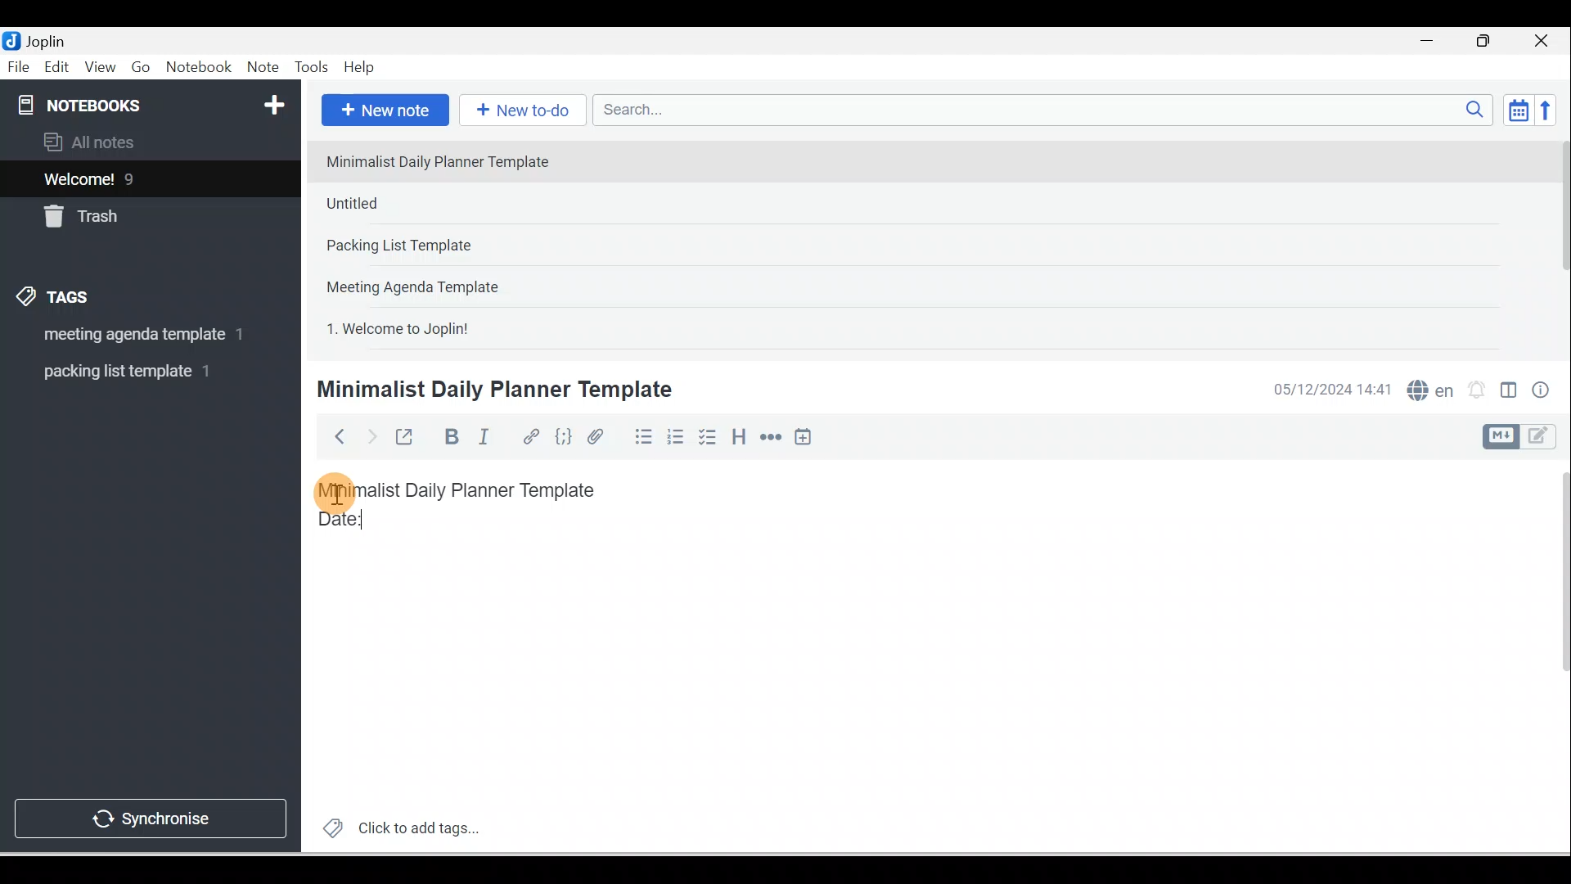  Describe the element at coordinates (1427, 388) in the screenshot. I see `Spelling` at that location.